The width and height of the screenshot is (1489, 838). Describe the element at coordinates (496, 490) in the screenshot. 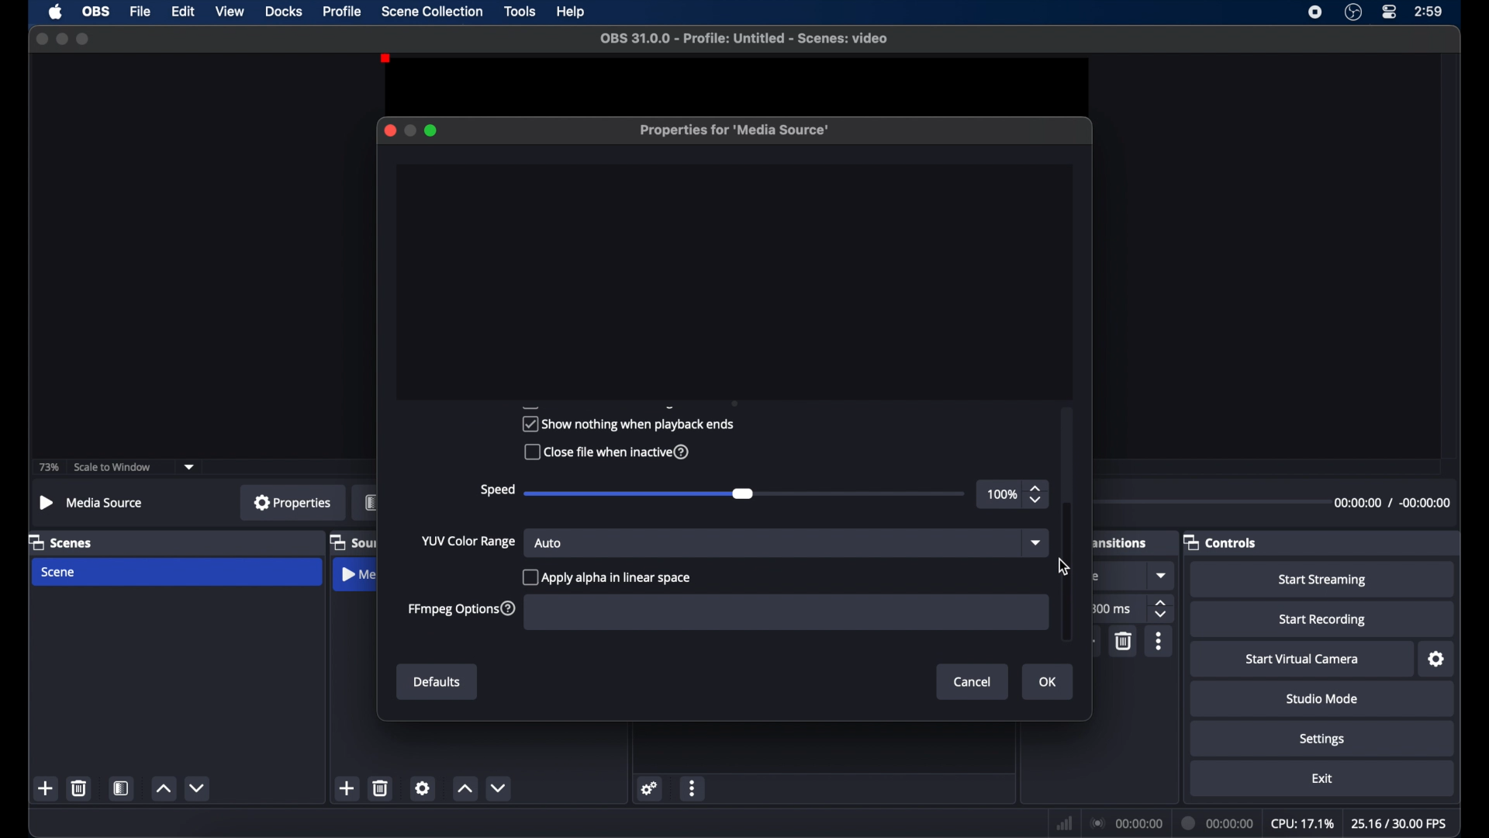

I see `speed` at that location.